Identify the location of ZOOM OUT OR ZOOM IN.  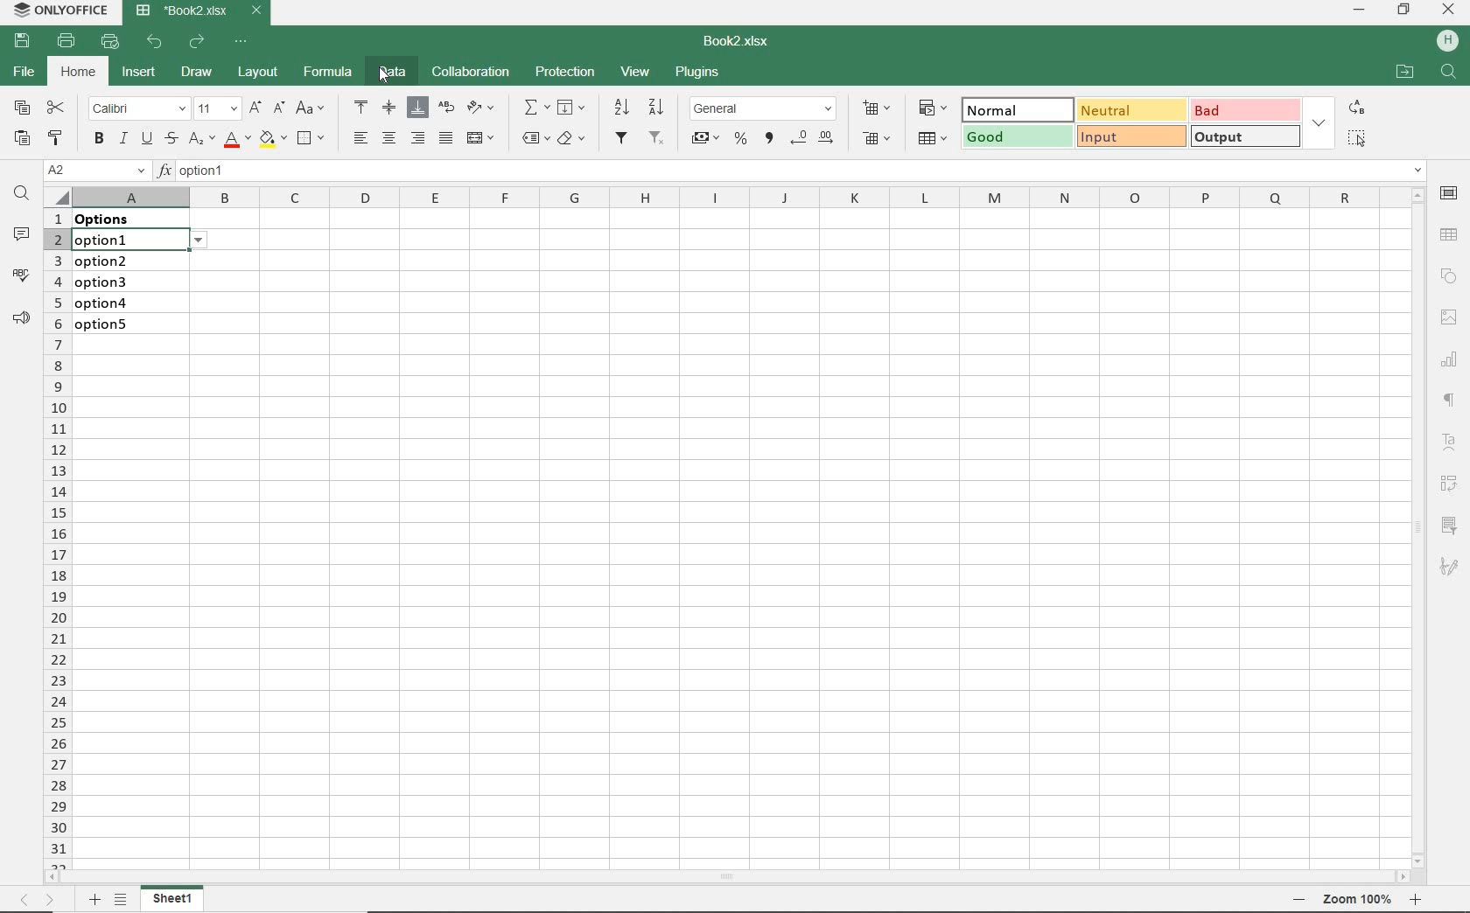
(1358, 900).